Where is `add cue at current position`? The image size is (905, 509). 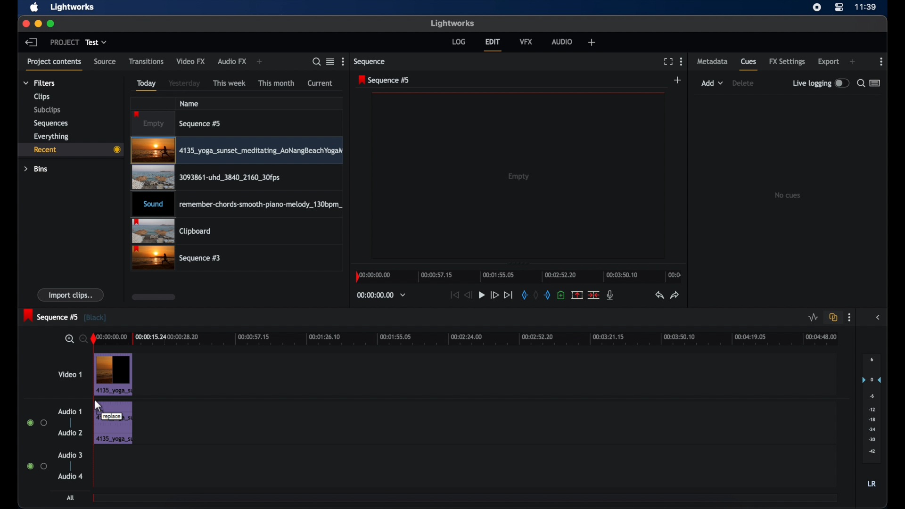 add cue at current position is located at coordinates (561, 295).